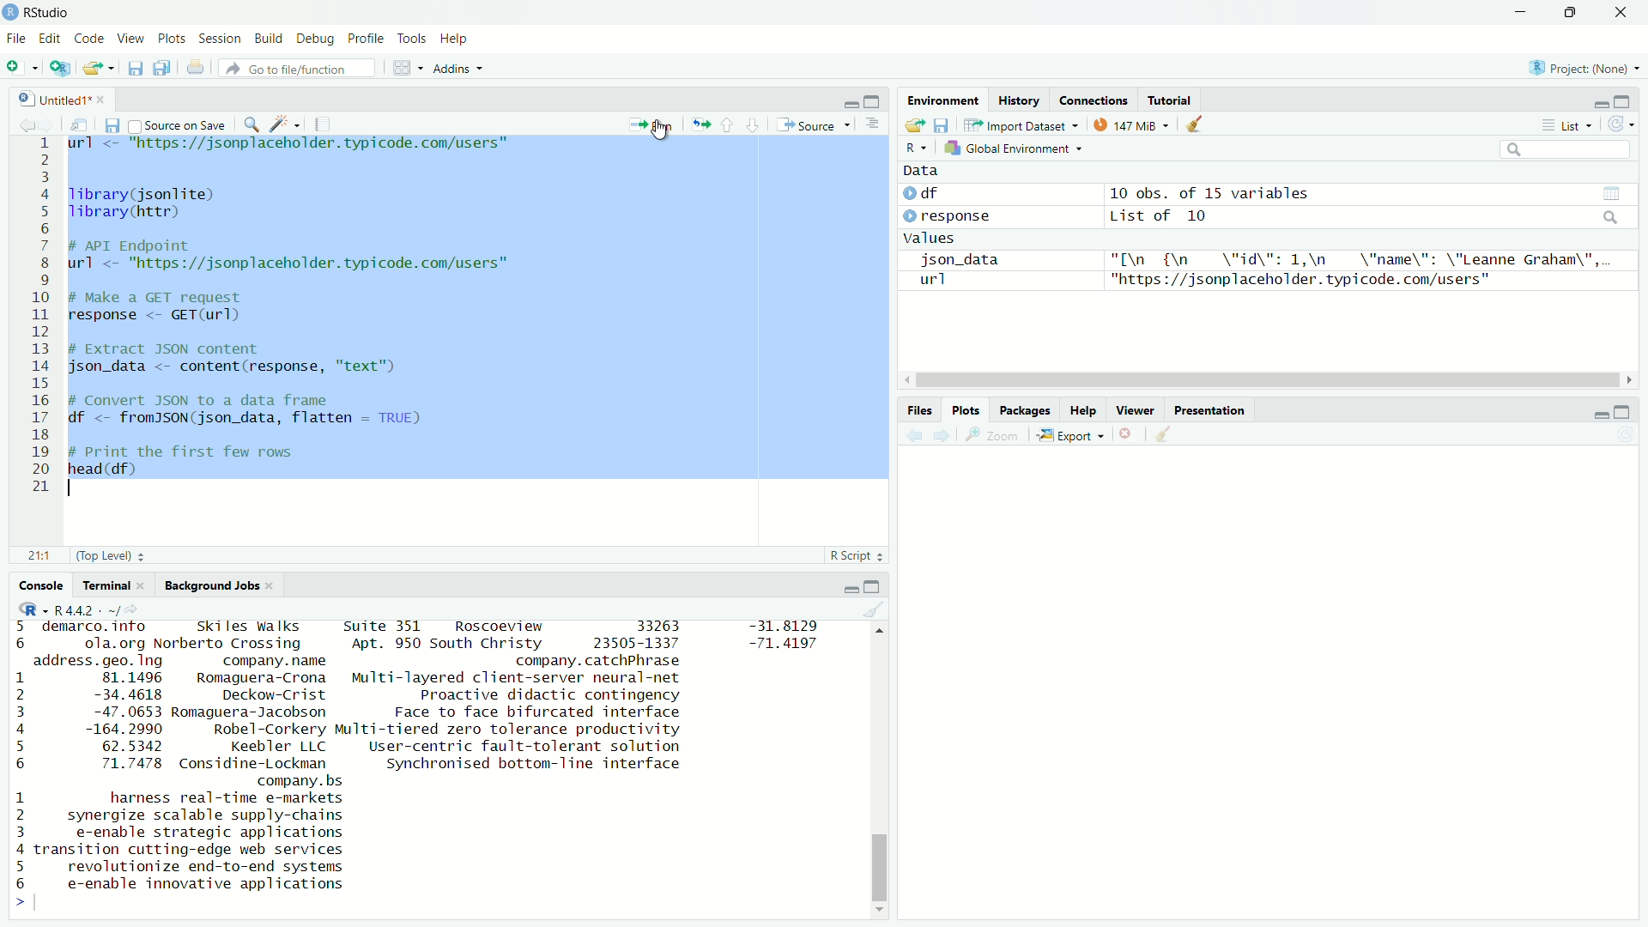 The width and height of the screenshot is (1648, 927). What do you see at coordinates (17, 38) in the screenshot?
I see `File` at bounding box center [17, 38].